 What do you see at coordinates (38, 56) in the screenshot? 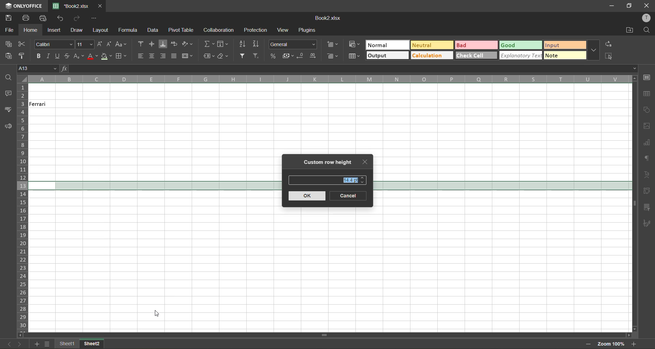
I see `bold` at bounding box center [38, 56].